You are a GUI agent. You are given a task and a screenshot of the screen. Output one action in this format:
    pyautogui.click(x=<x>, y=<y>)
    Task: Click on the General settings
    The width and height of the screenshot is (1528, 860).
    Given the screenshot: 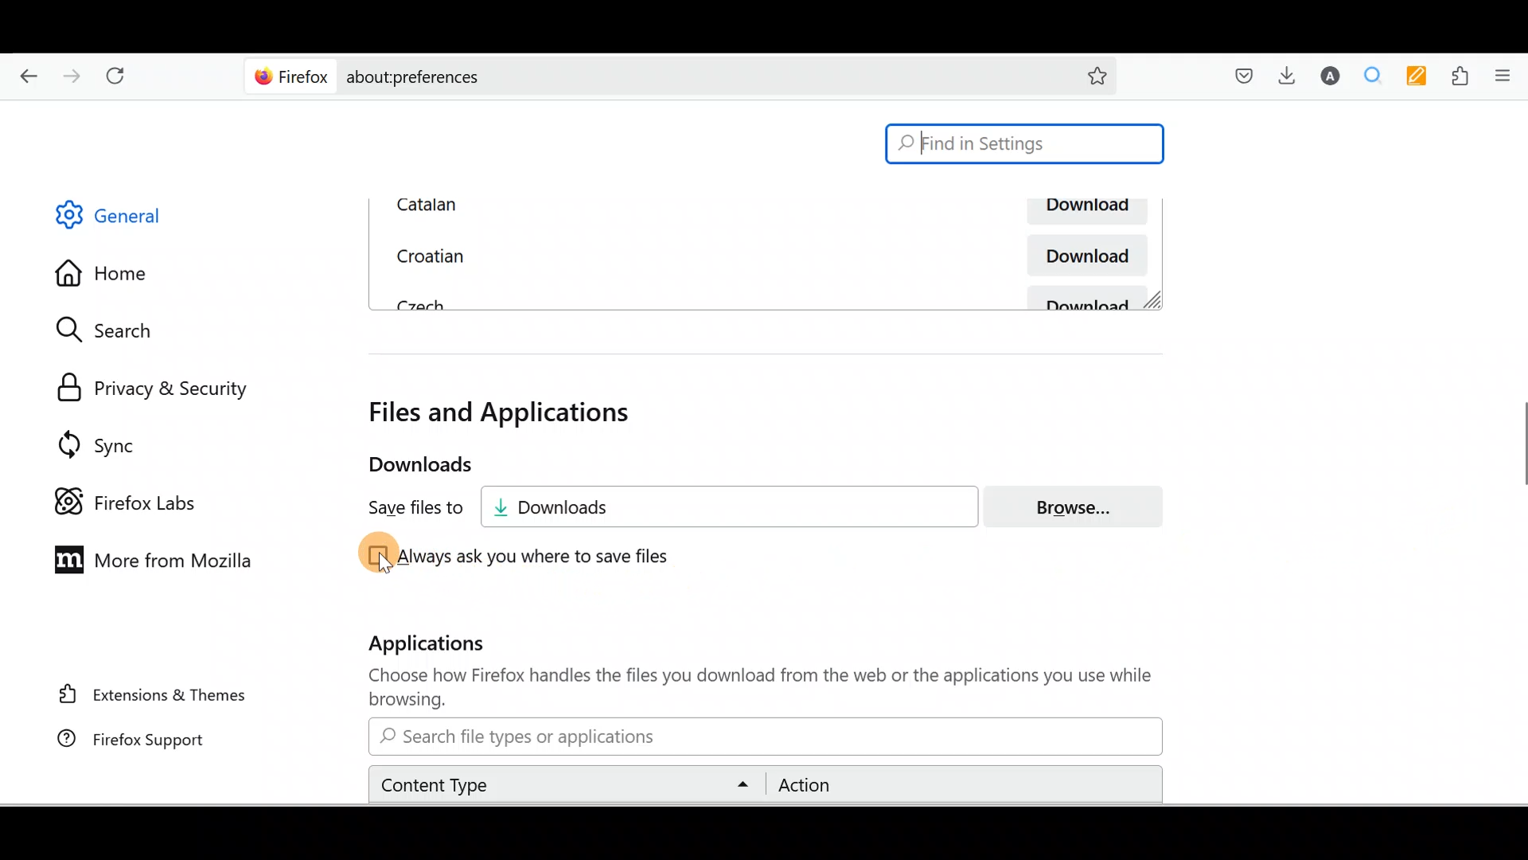 What is the action you would take?
    pyautogui.click(x=123, y=219)
    